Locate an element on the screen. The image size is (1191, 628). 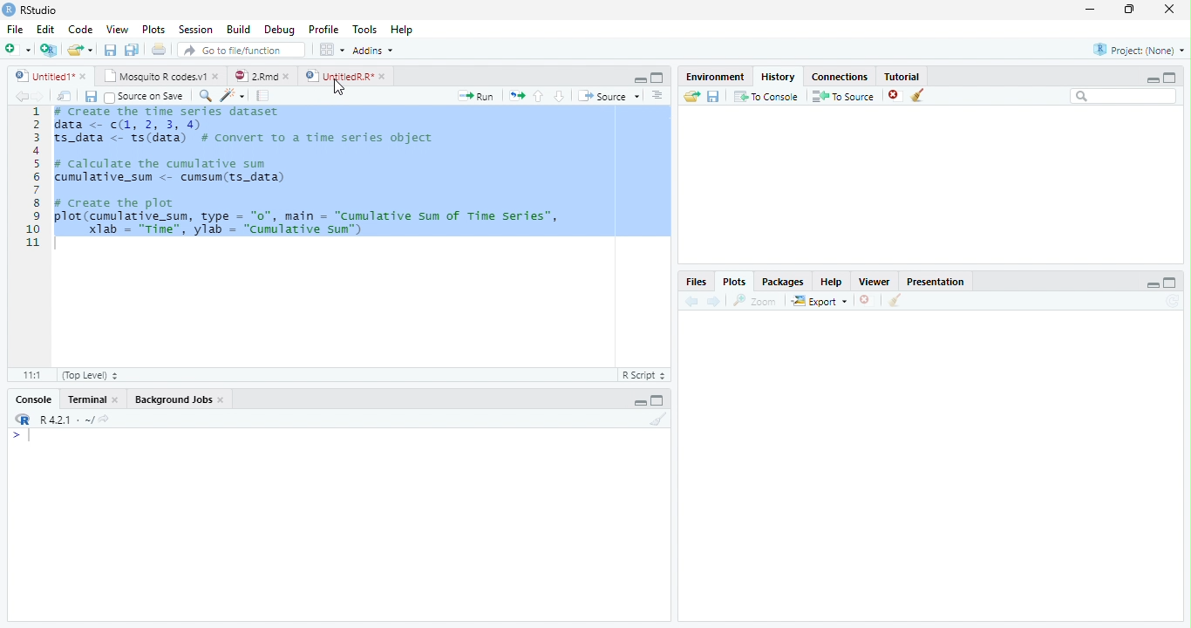
Maximize is located at coordinates (658, 79).